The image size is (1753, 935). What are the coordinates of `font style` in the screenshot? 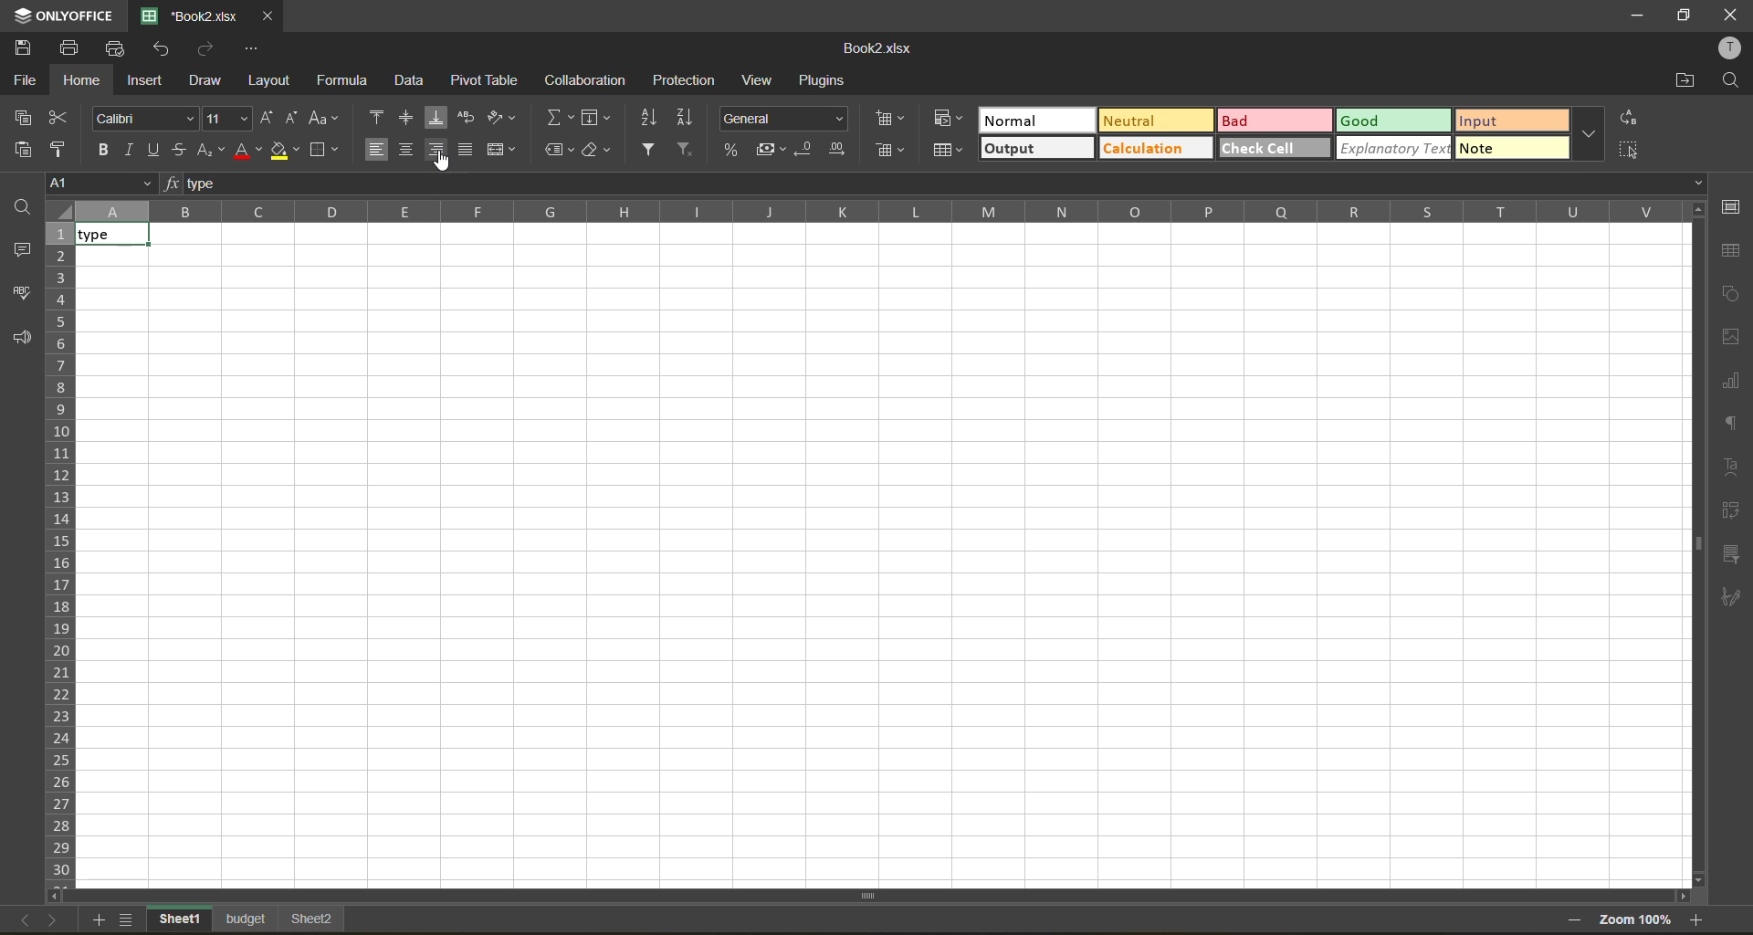 It's located at (143, 118).